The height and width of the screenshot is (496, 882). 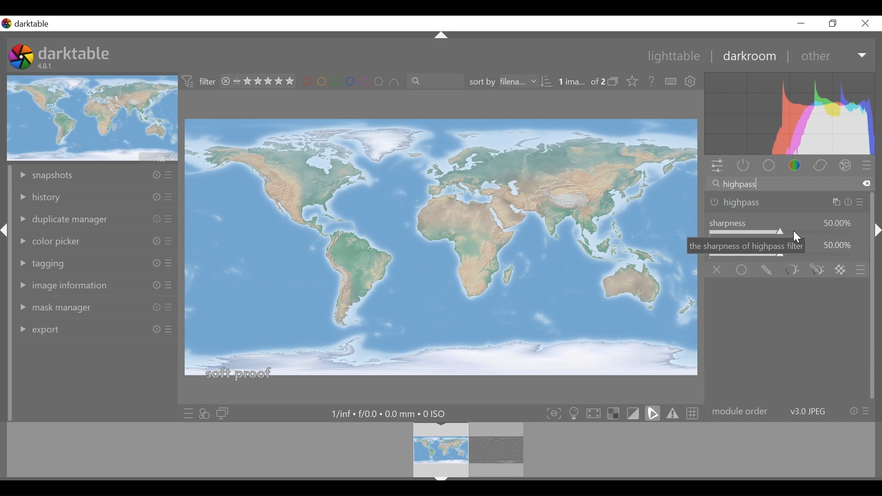 I want to click on soft proof, so click(x=239, y=373).